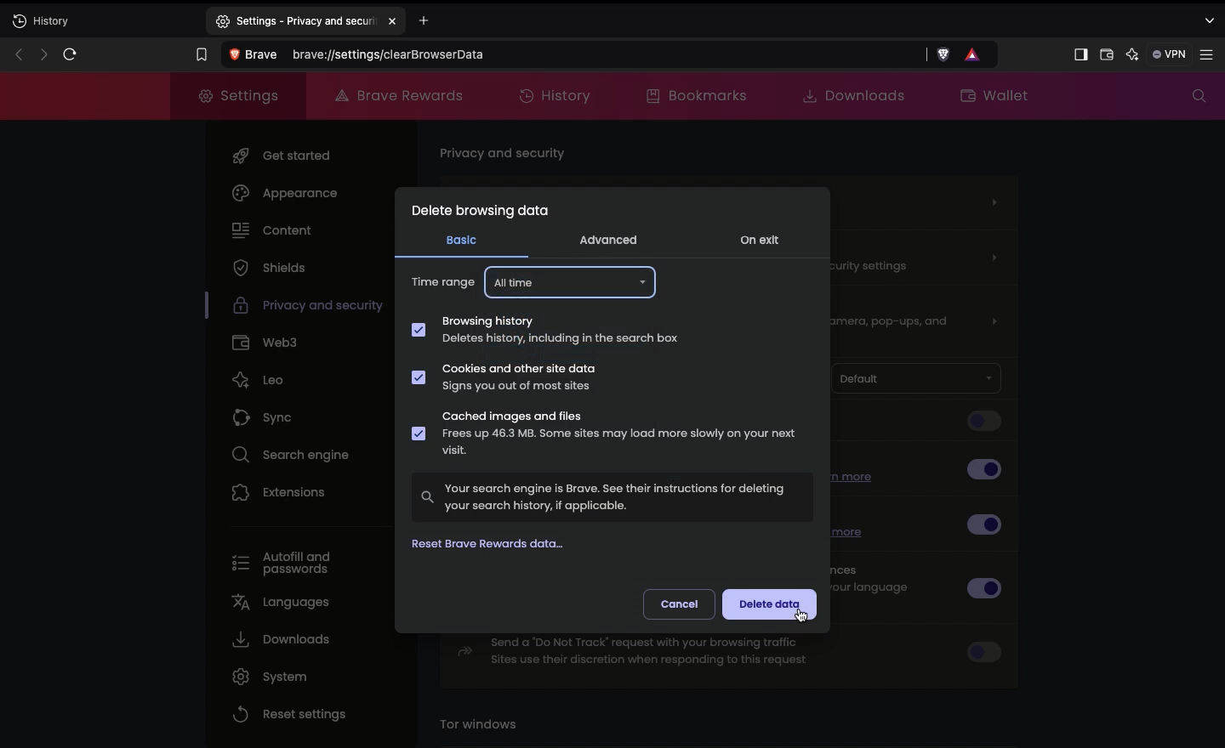 The image size is (1225, 748). I want to click on all time, so click(571, 281).